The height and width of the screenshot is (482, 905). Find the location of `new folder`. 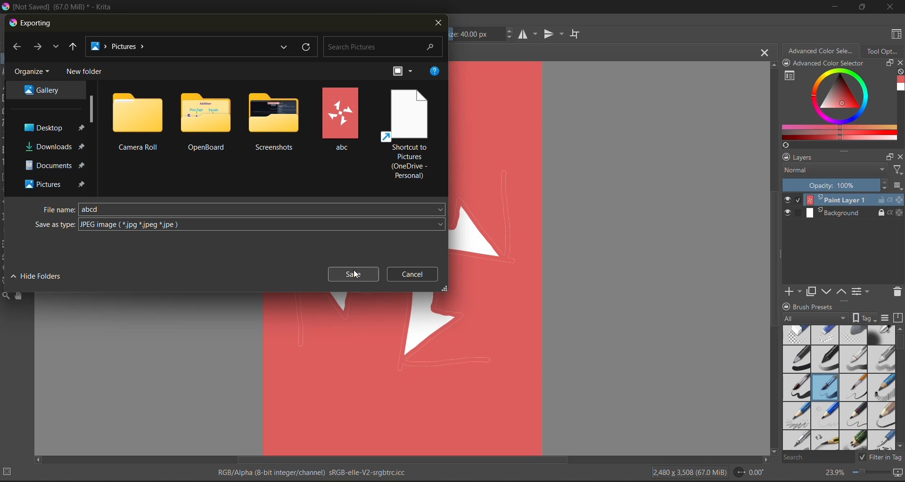

new folder is located at coordinates (86, 72).